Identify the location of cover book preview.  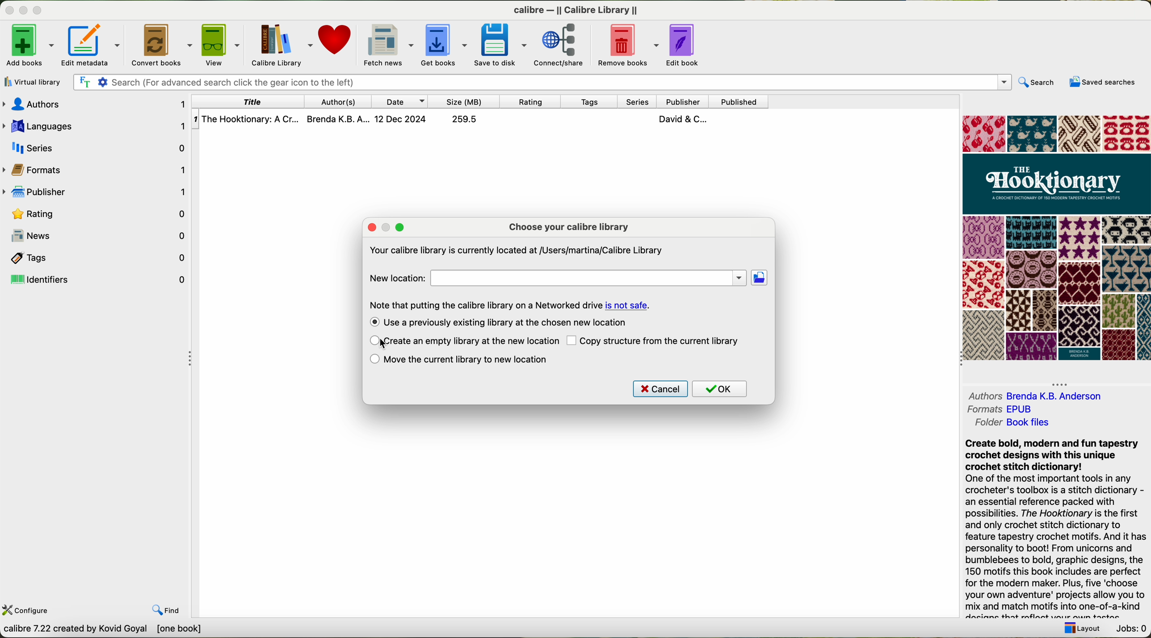
(1054, 238).